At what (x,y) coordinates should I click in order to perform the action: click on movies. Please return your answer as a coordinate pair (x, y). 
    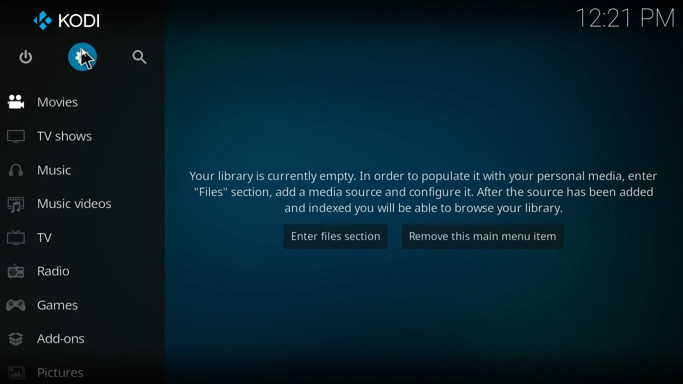
    Looking at the image, I should click on (76, 103).